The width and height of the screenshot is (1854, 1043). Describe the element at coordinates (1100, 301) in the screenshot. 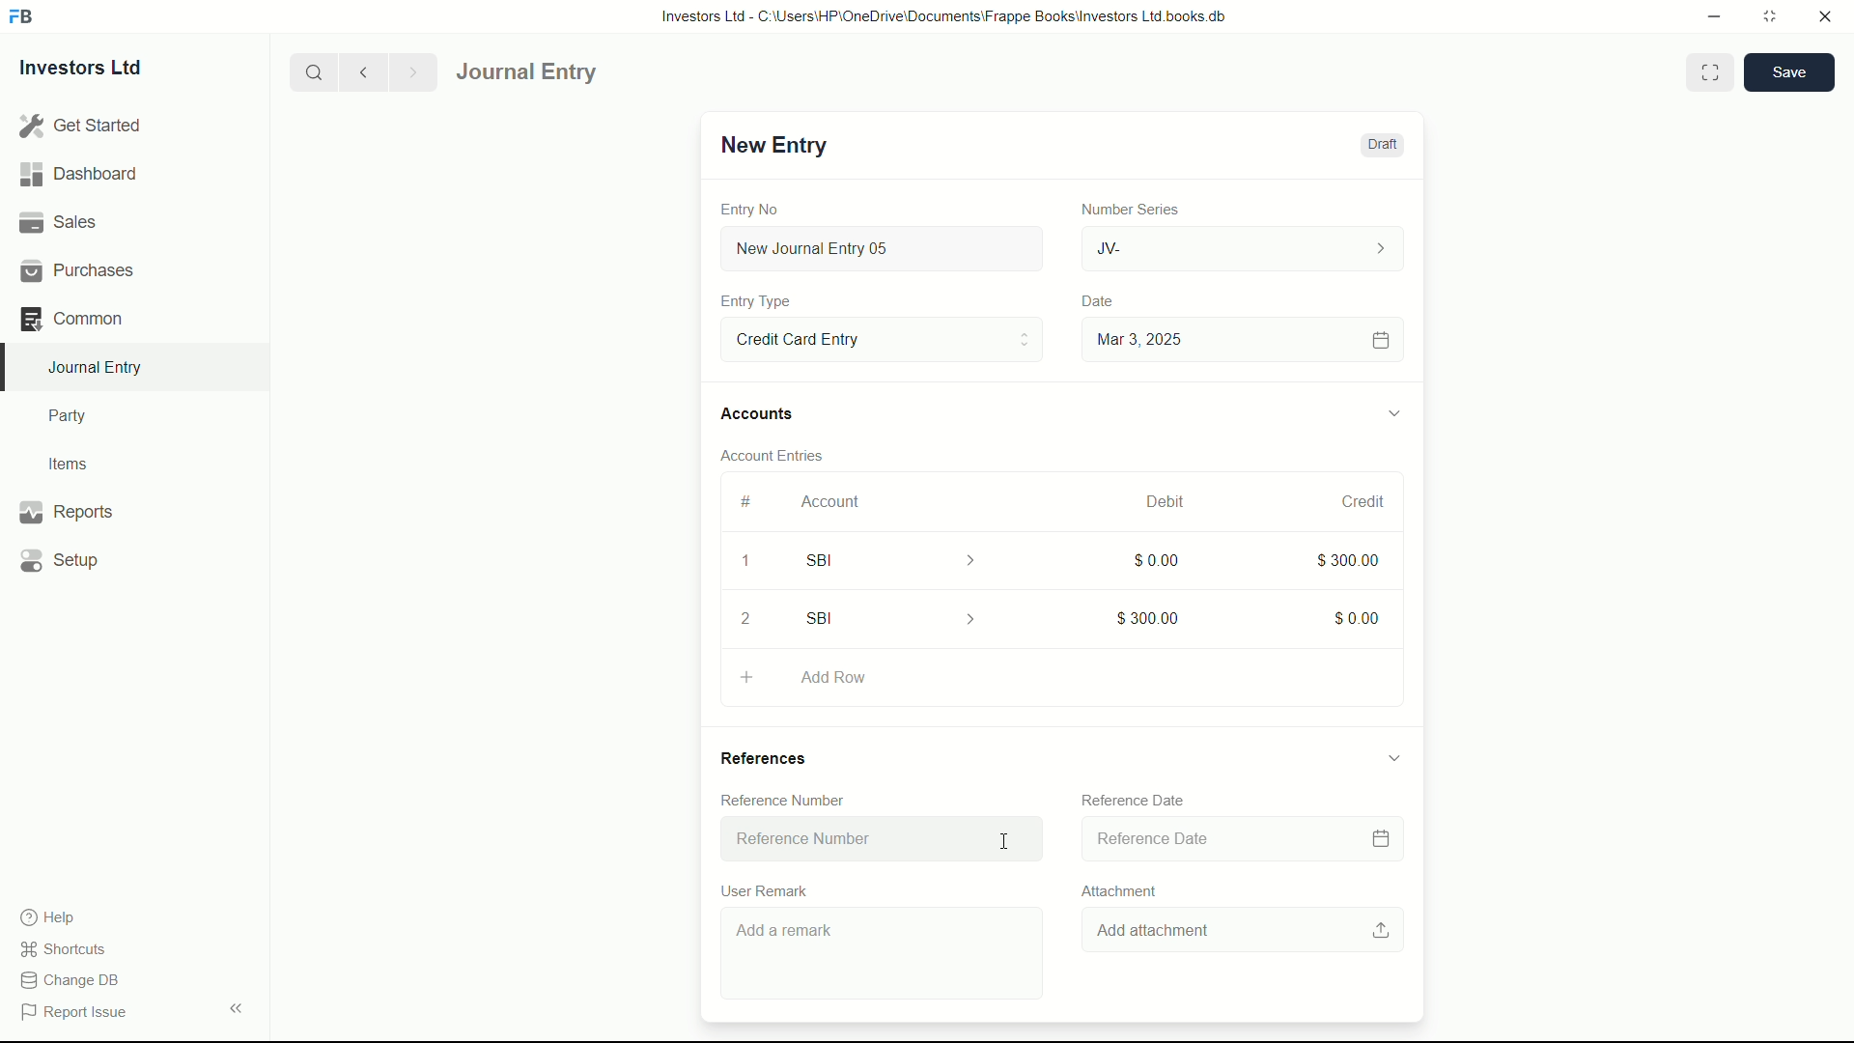

I see `Date` at that location.